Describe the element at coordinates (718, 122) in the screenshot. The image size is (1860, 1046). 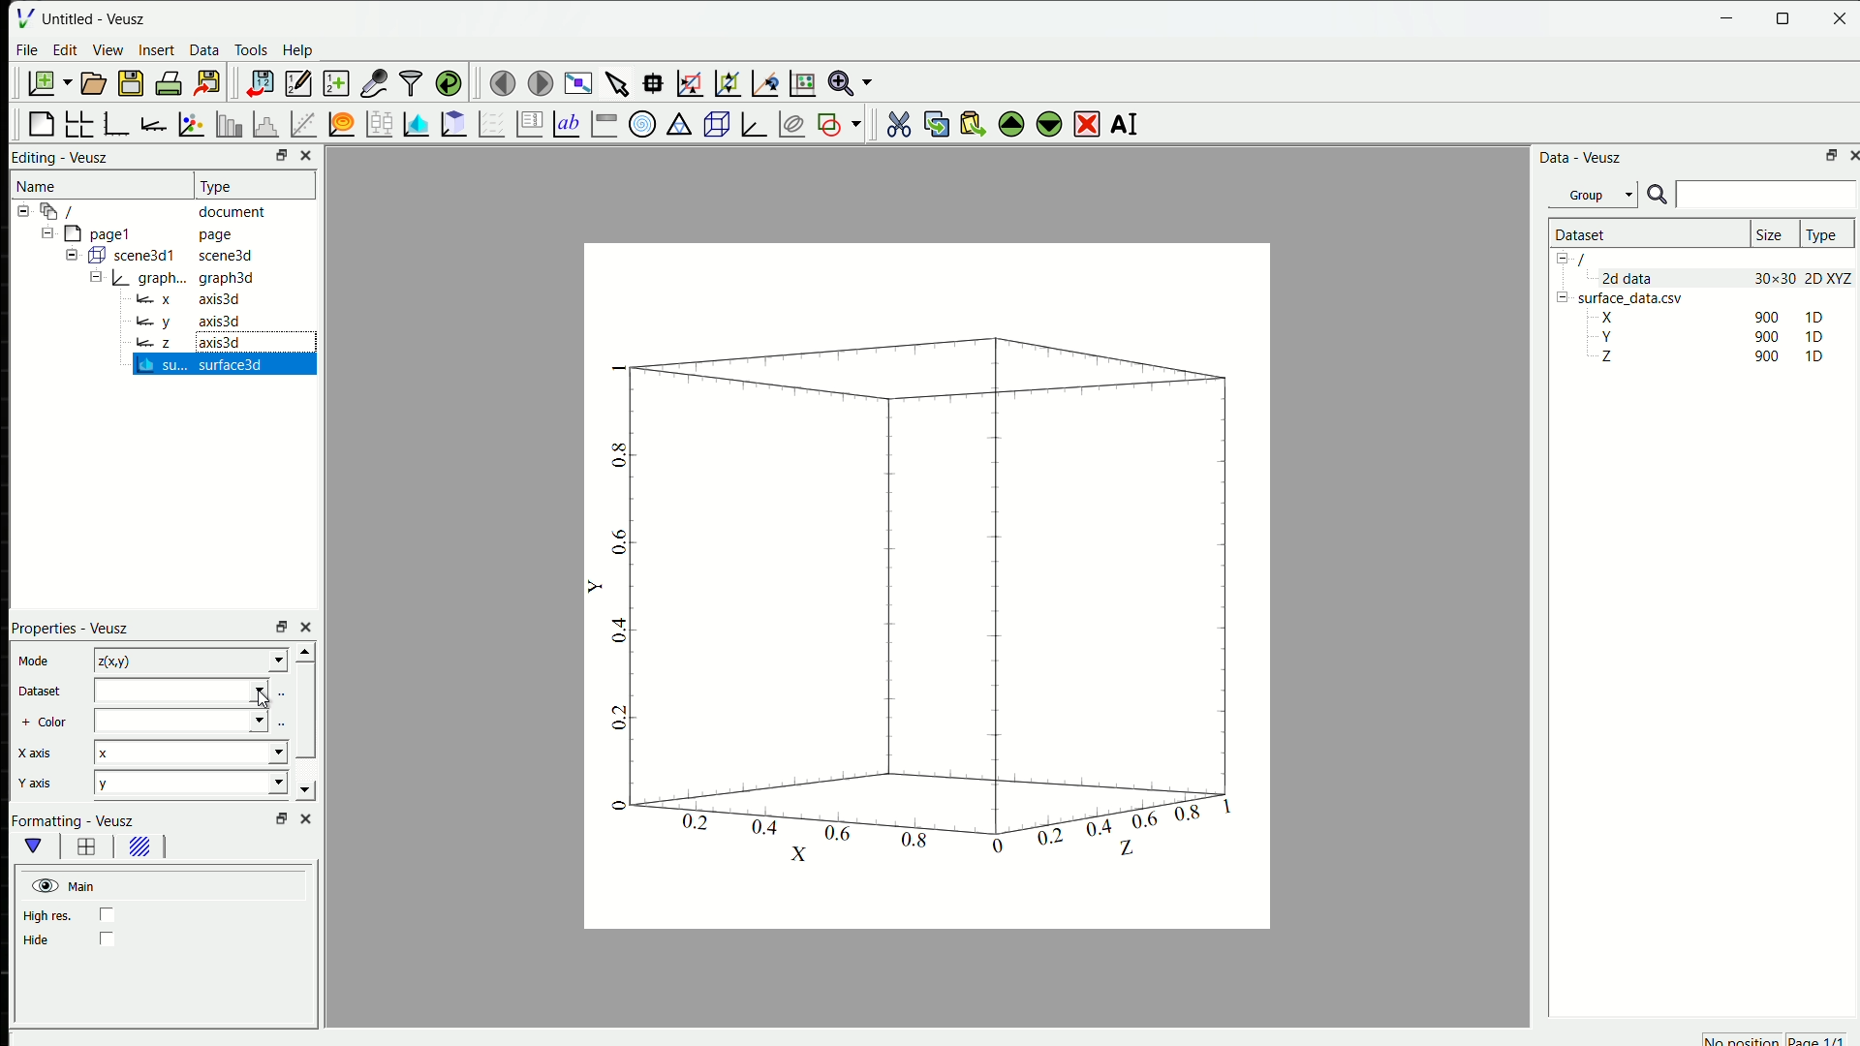
I see `3D scene` at that location.